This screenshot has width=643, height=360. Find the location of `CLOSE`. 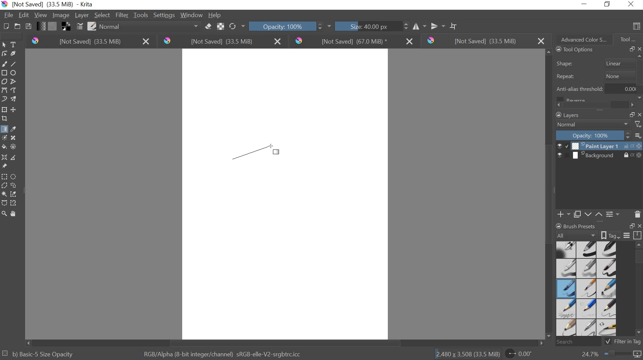

CLOSE is located at coordinates (639, 49).